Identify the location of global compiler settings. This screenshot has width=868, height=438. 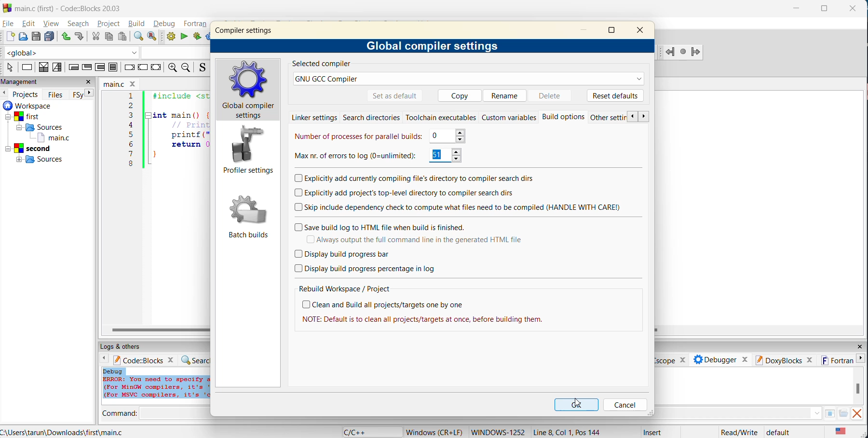
(433, 45).